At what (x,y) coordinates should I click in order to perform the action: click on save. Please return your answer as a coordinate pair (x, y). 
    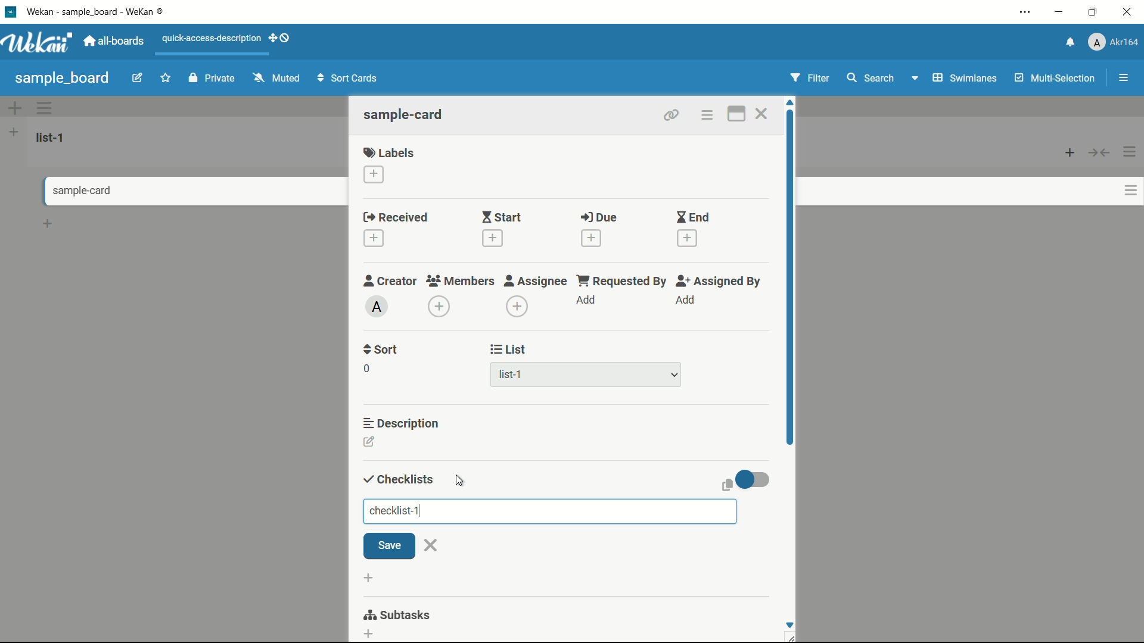
    Looking at the image, I should click on (389, 547).